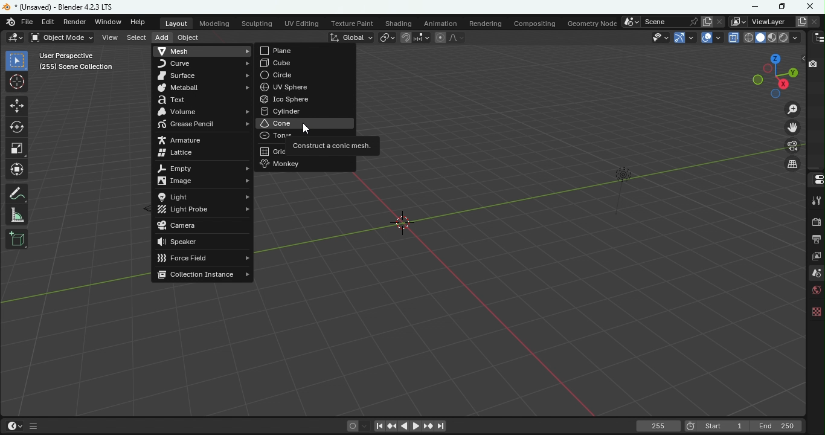 The height and width of the screenshot is (435, 825). I want to click on Curve, so click(204, 63).